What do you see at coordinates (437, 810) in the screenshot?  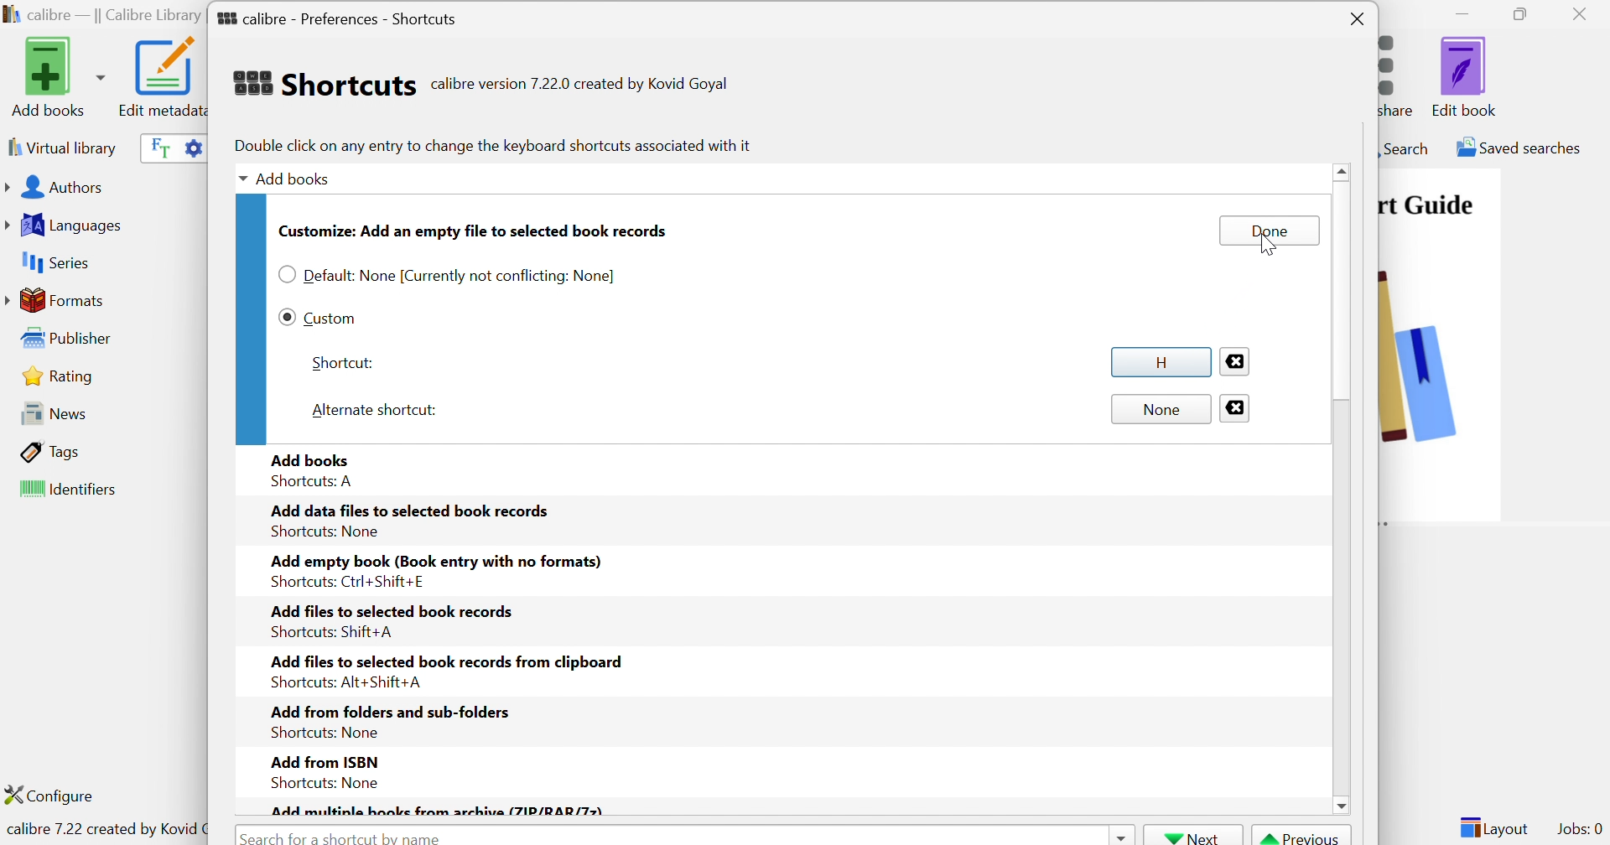 I see `Add multiple books from archive (ZIP/RAR/Z)` at bounding box center [437, 810].